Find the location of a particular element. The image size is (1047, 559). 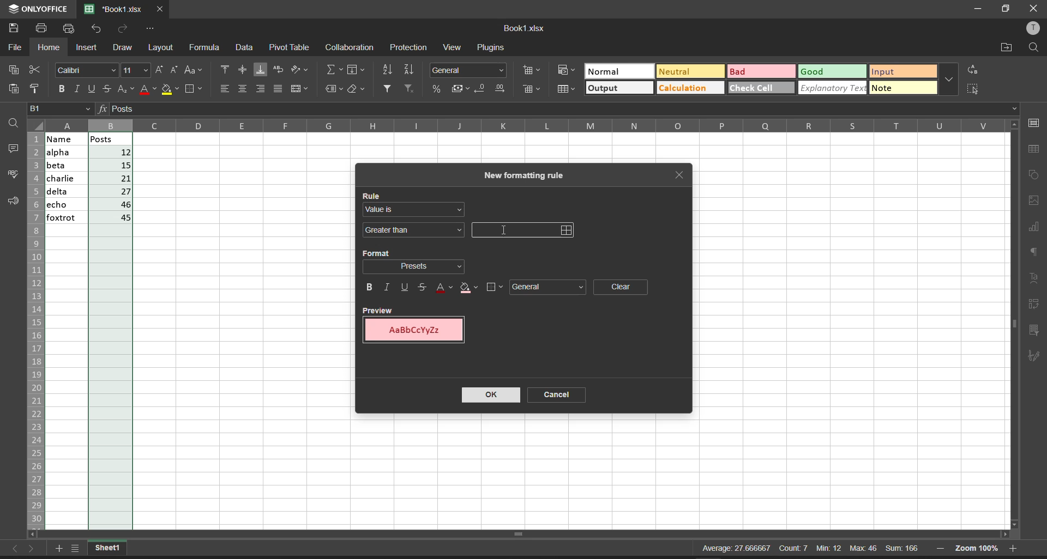

align top is located at coordinates (223, 71).